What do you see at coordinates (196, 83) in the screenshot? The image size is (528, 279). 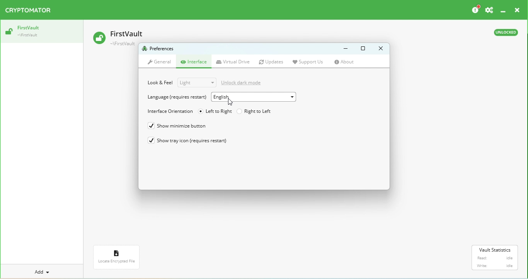 I see `Drop down menu` at bounding box center [196, 83].